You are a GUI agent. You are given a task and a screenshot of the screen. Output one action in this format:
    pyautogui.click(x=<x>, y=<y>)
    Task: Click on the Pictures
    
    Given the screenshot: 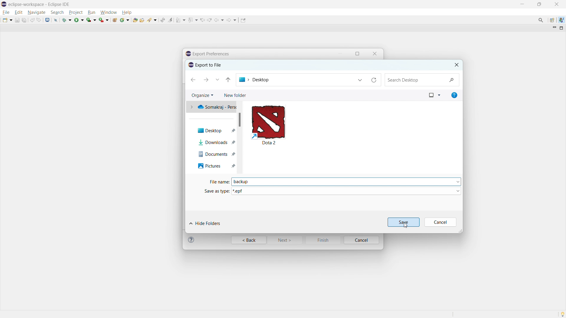 What is the action you would take?
    pyautogui.click(x=214, y=166)
    